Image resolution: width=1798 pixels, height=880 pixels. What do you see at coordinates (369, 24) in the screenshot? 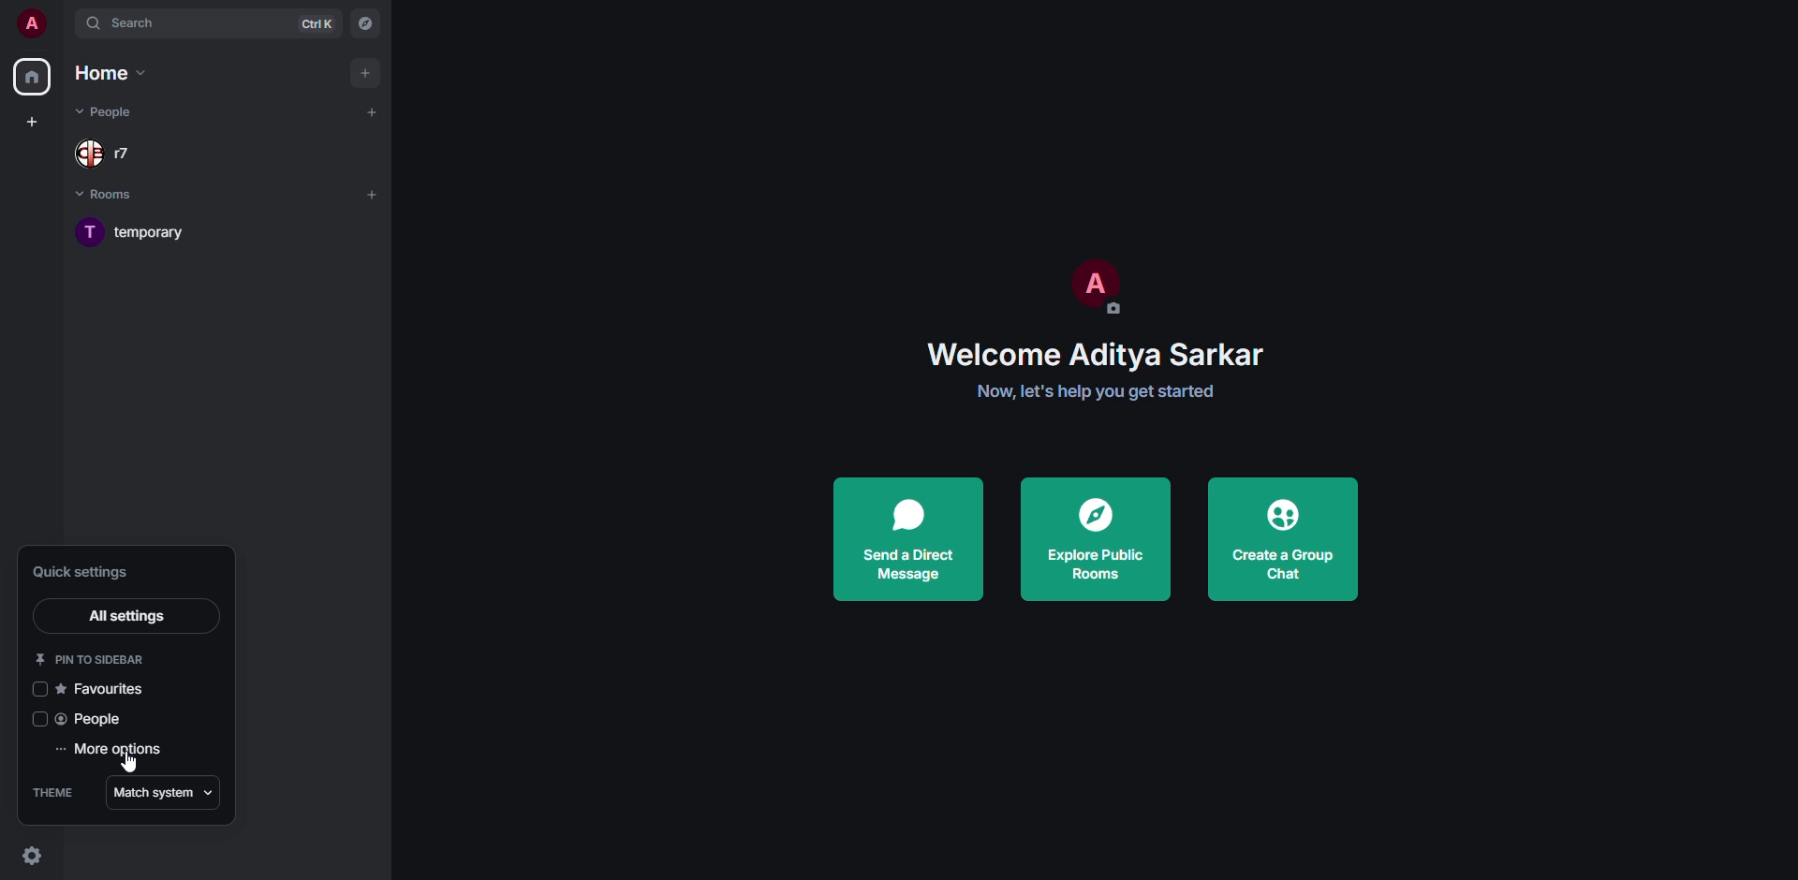
I see `navigator` at bounding box center [369, 24].